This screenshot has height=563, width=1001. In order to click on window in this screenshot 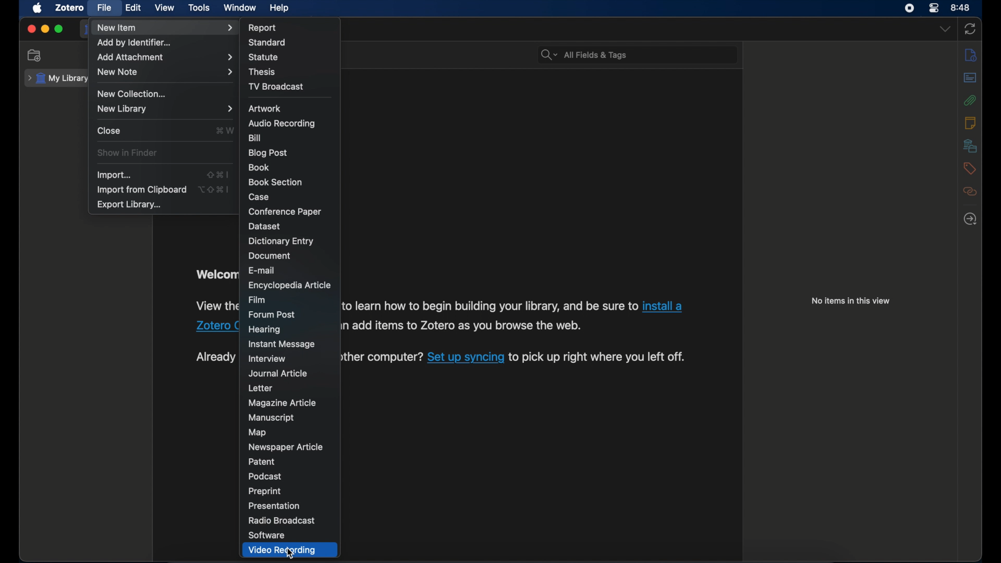, I will do `click(240, 8)`.